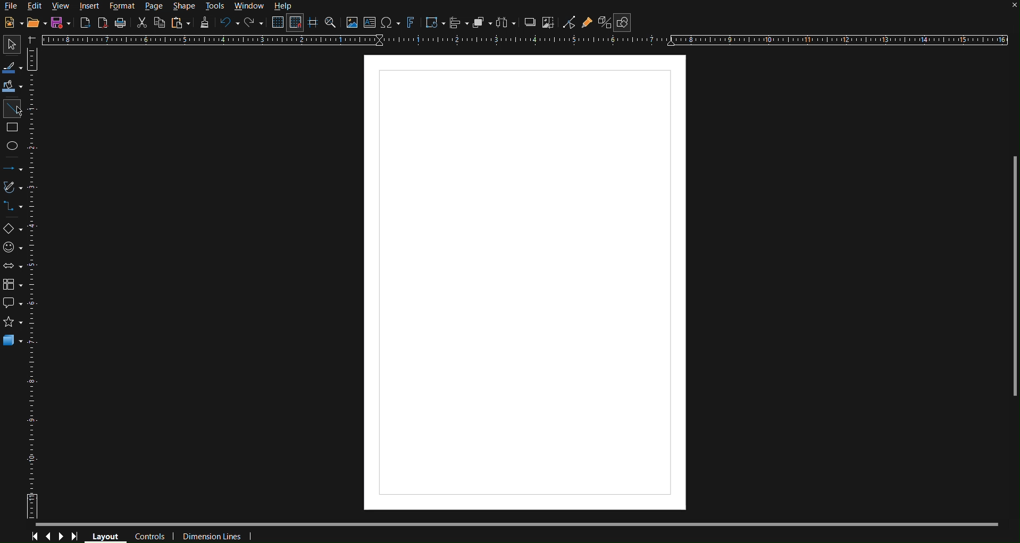 The width and height of the screenshot is (1020, 543). I want to click on Basic Shapes, so click(13, 228).